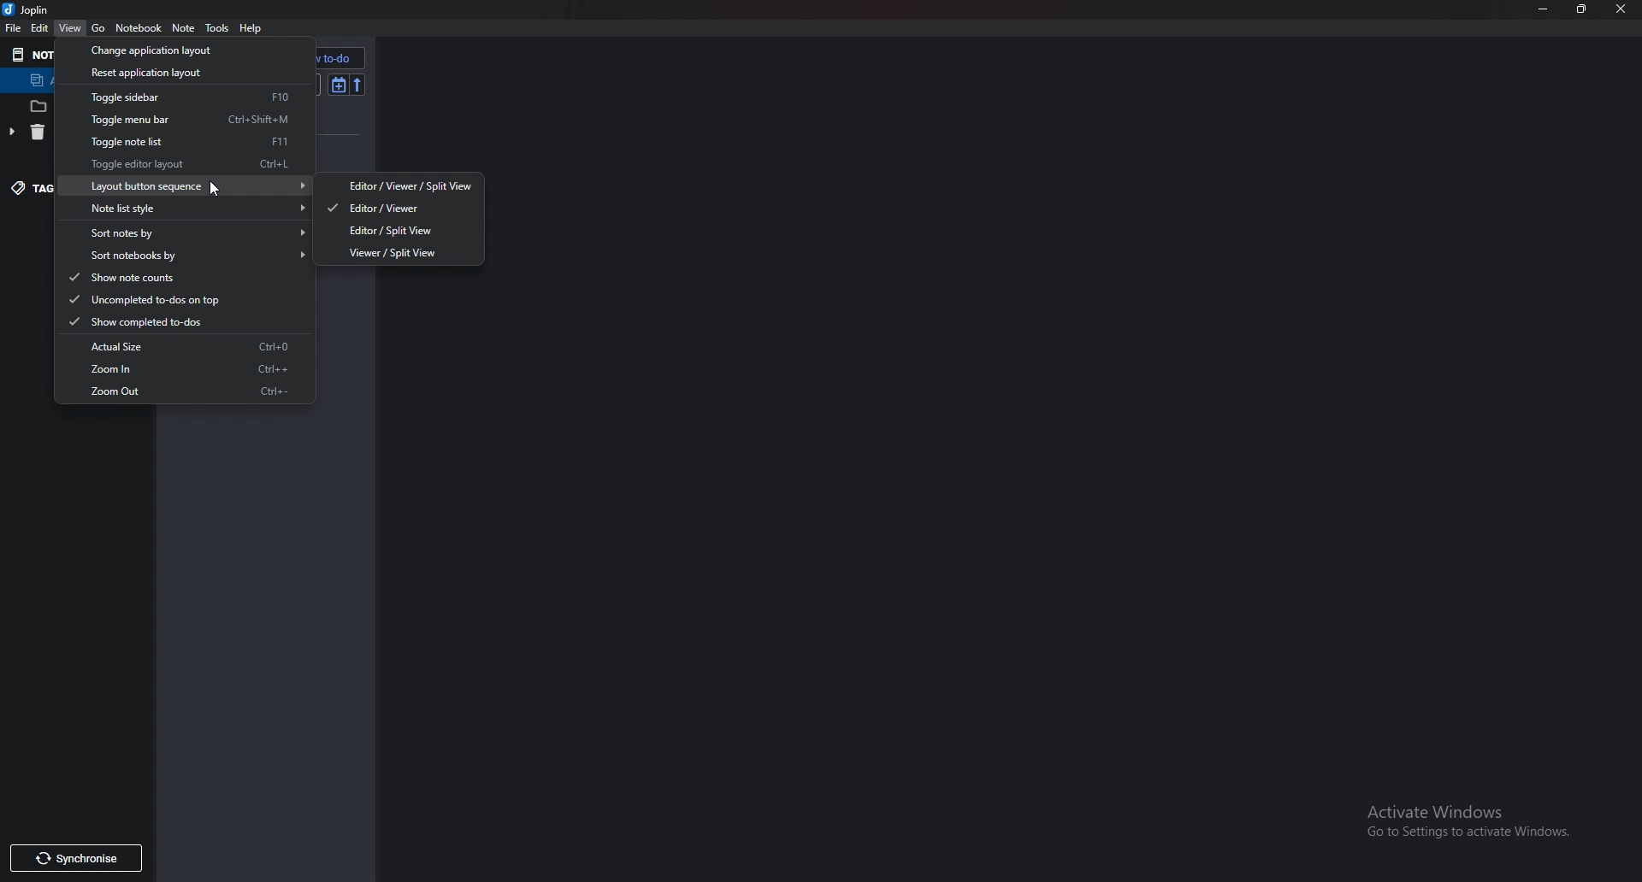  I want to click on edit, so click(39, 29).